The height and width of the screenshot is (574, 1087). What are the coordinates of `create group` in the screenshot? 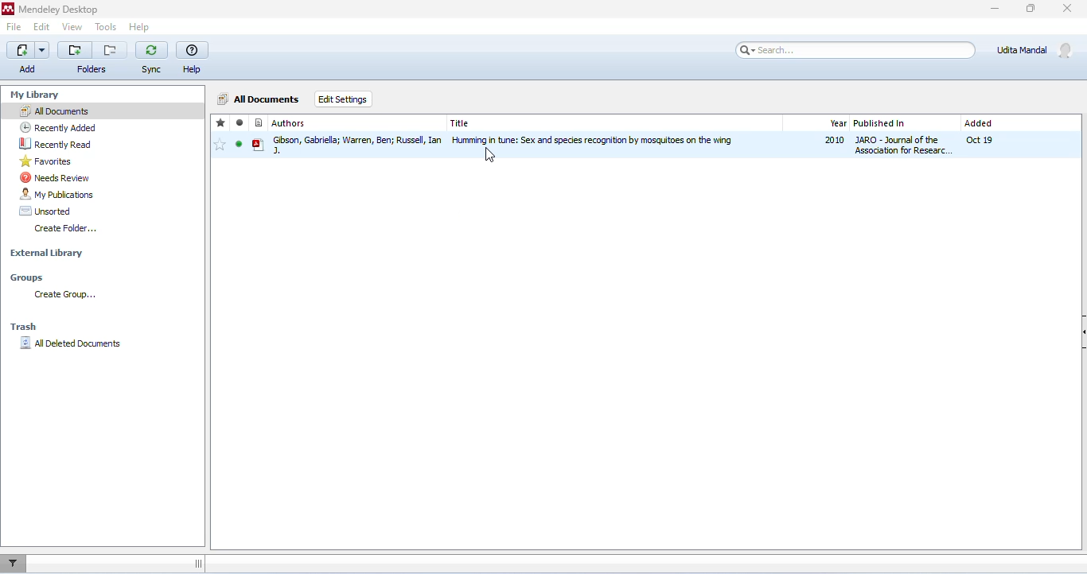 It's located at (64, 296).